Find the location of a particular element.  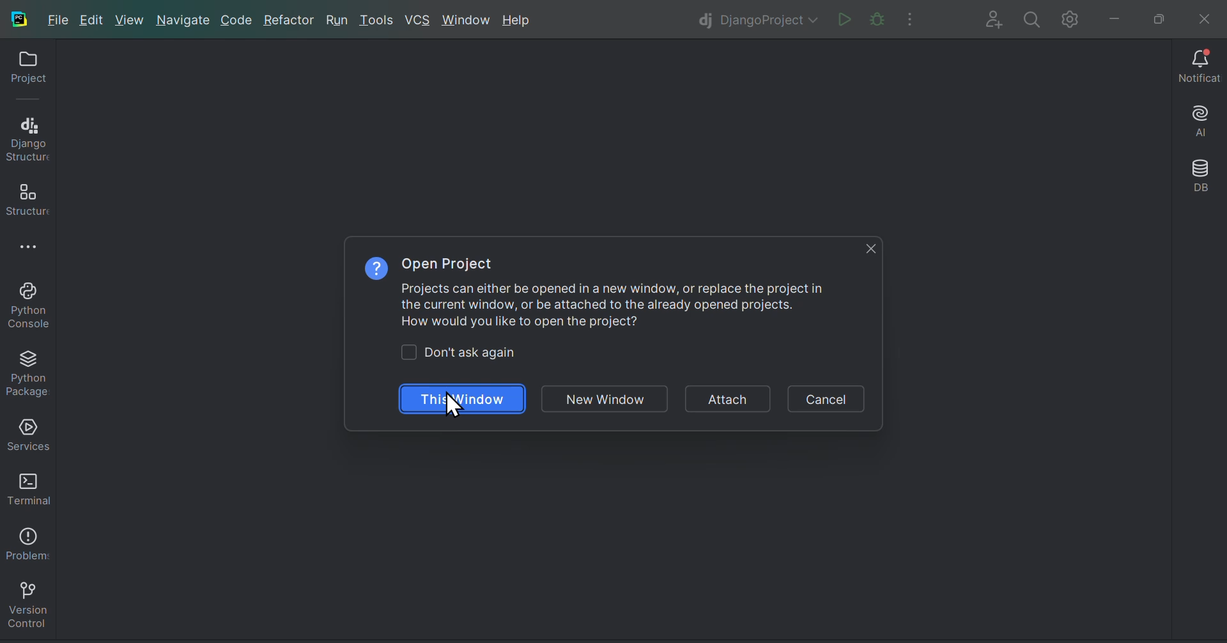

check box is located at coordinates (409, 353).